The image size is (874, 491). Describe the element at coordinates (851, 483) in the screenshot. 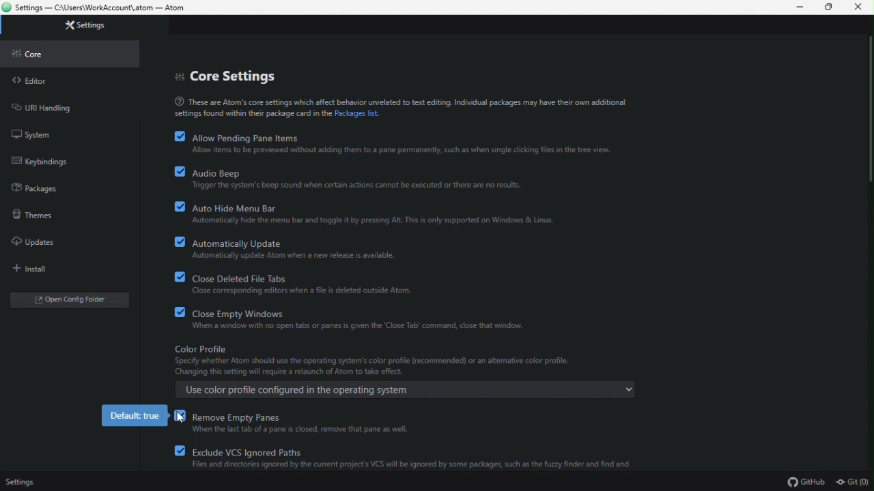

I see `Git (0)` at that location.